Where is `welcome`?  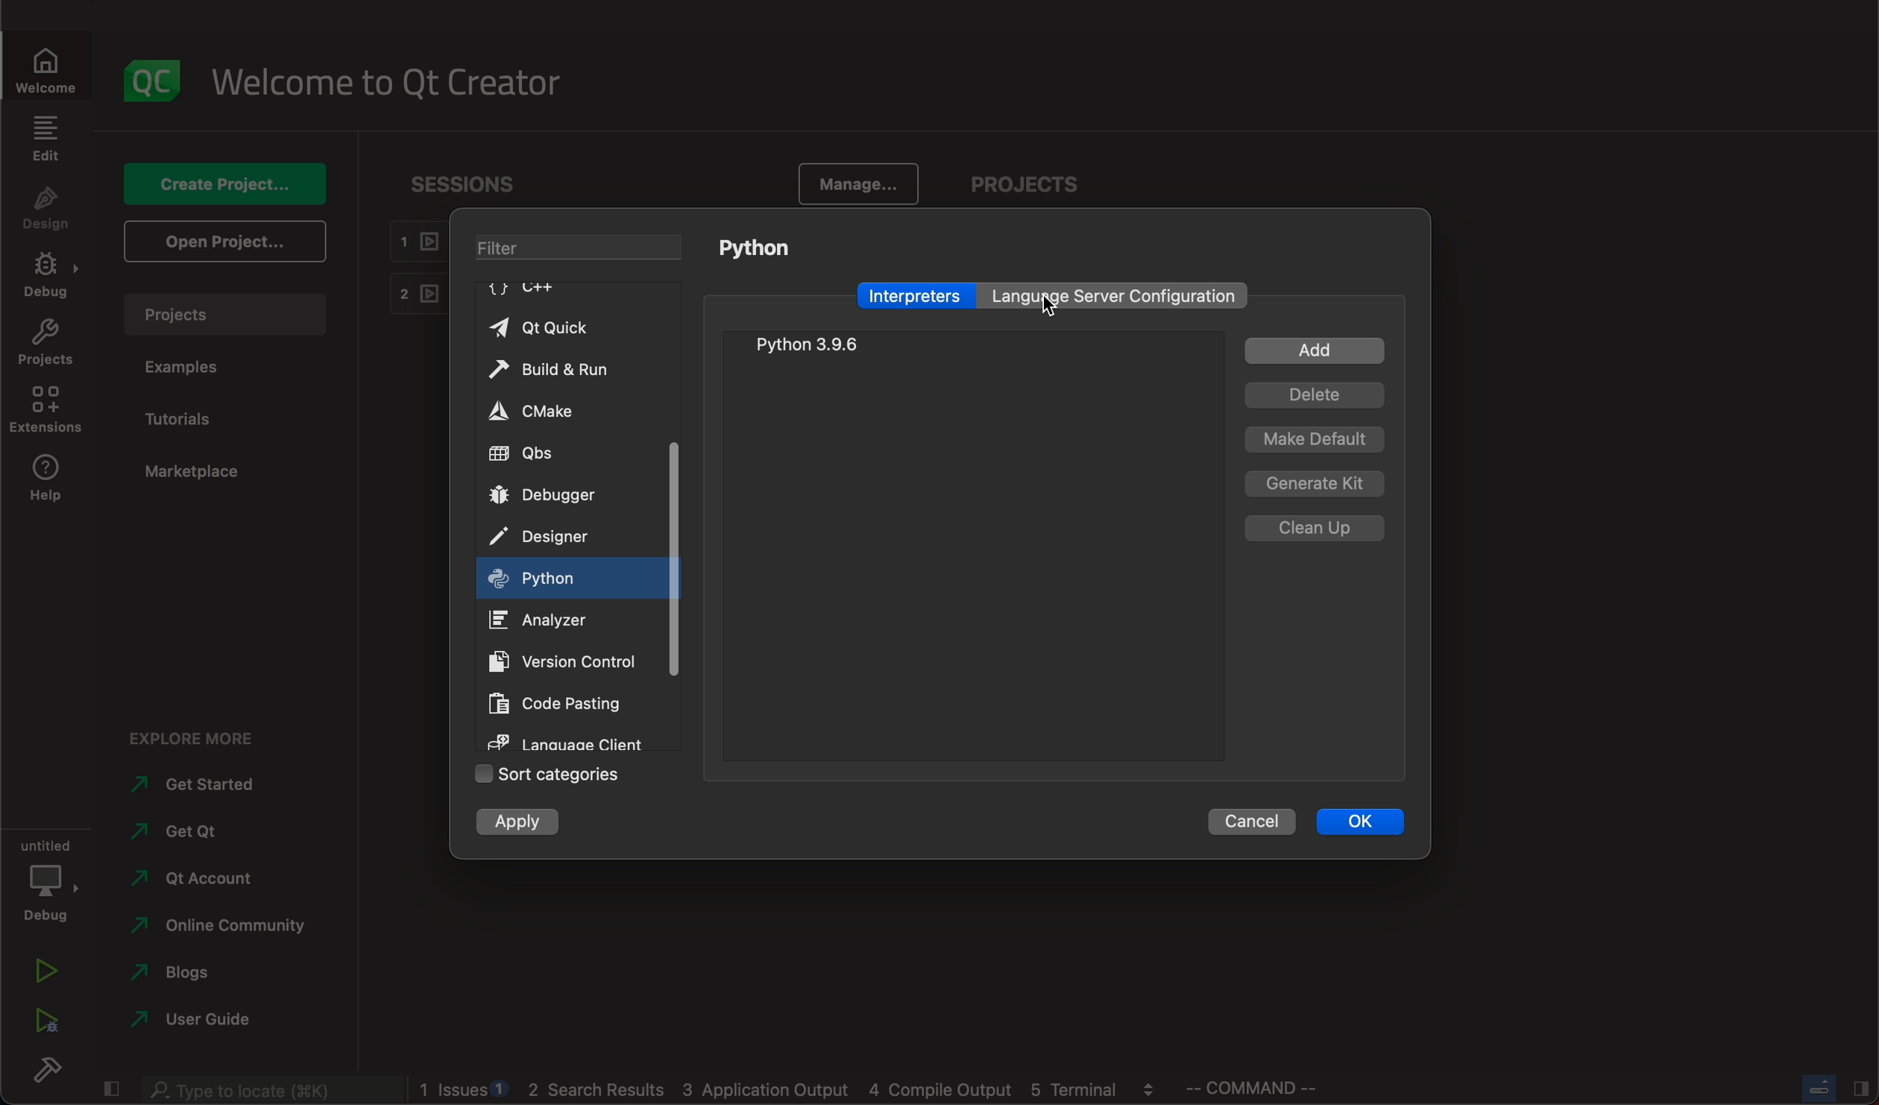
welcome is located at coordinates (391, 82).